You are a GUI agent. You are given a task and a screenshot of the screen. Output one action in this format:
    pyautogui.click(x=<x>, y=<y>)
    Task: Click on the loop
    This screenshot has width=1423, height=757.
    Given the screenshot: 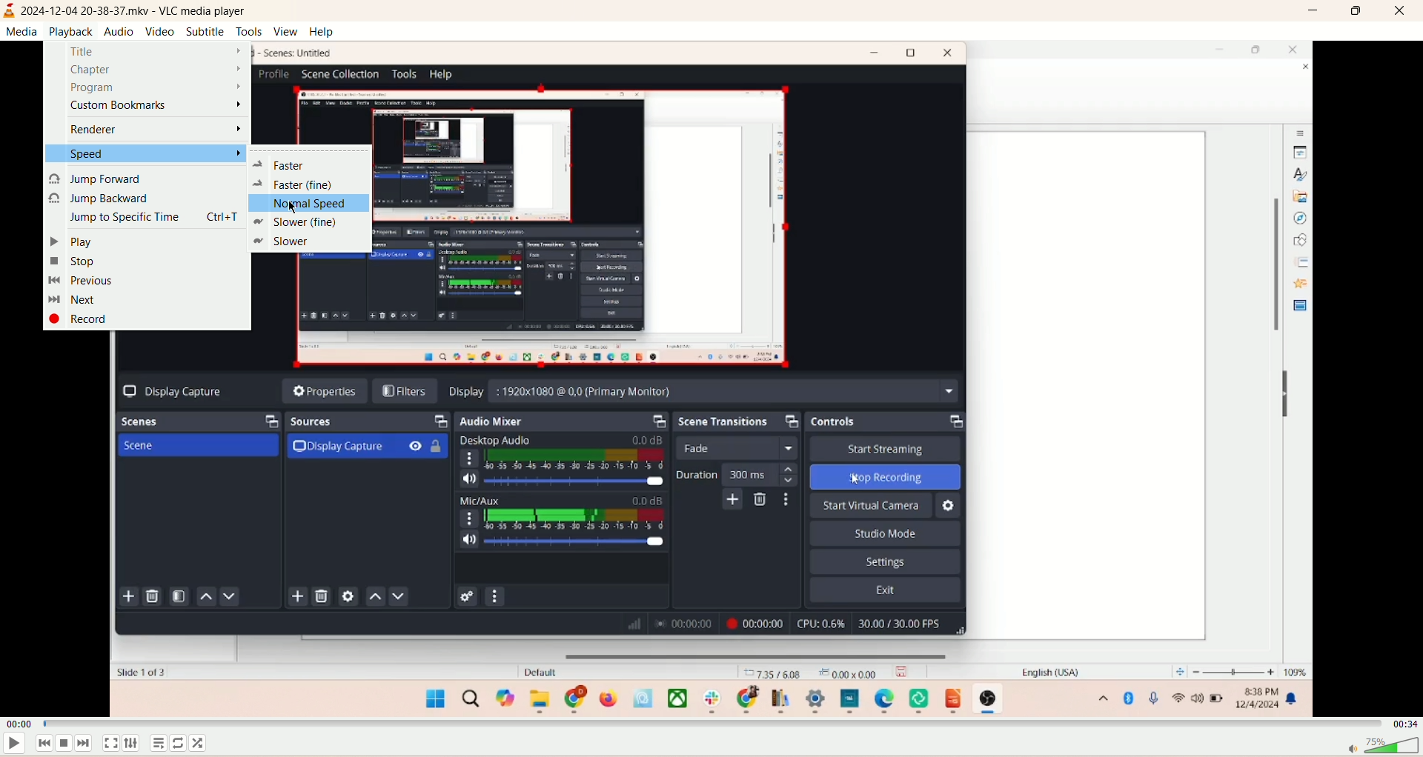 What is the action you would take?
    pyautogui.click(x=179, y=743)
    